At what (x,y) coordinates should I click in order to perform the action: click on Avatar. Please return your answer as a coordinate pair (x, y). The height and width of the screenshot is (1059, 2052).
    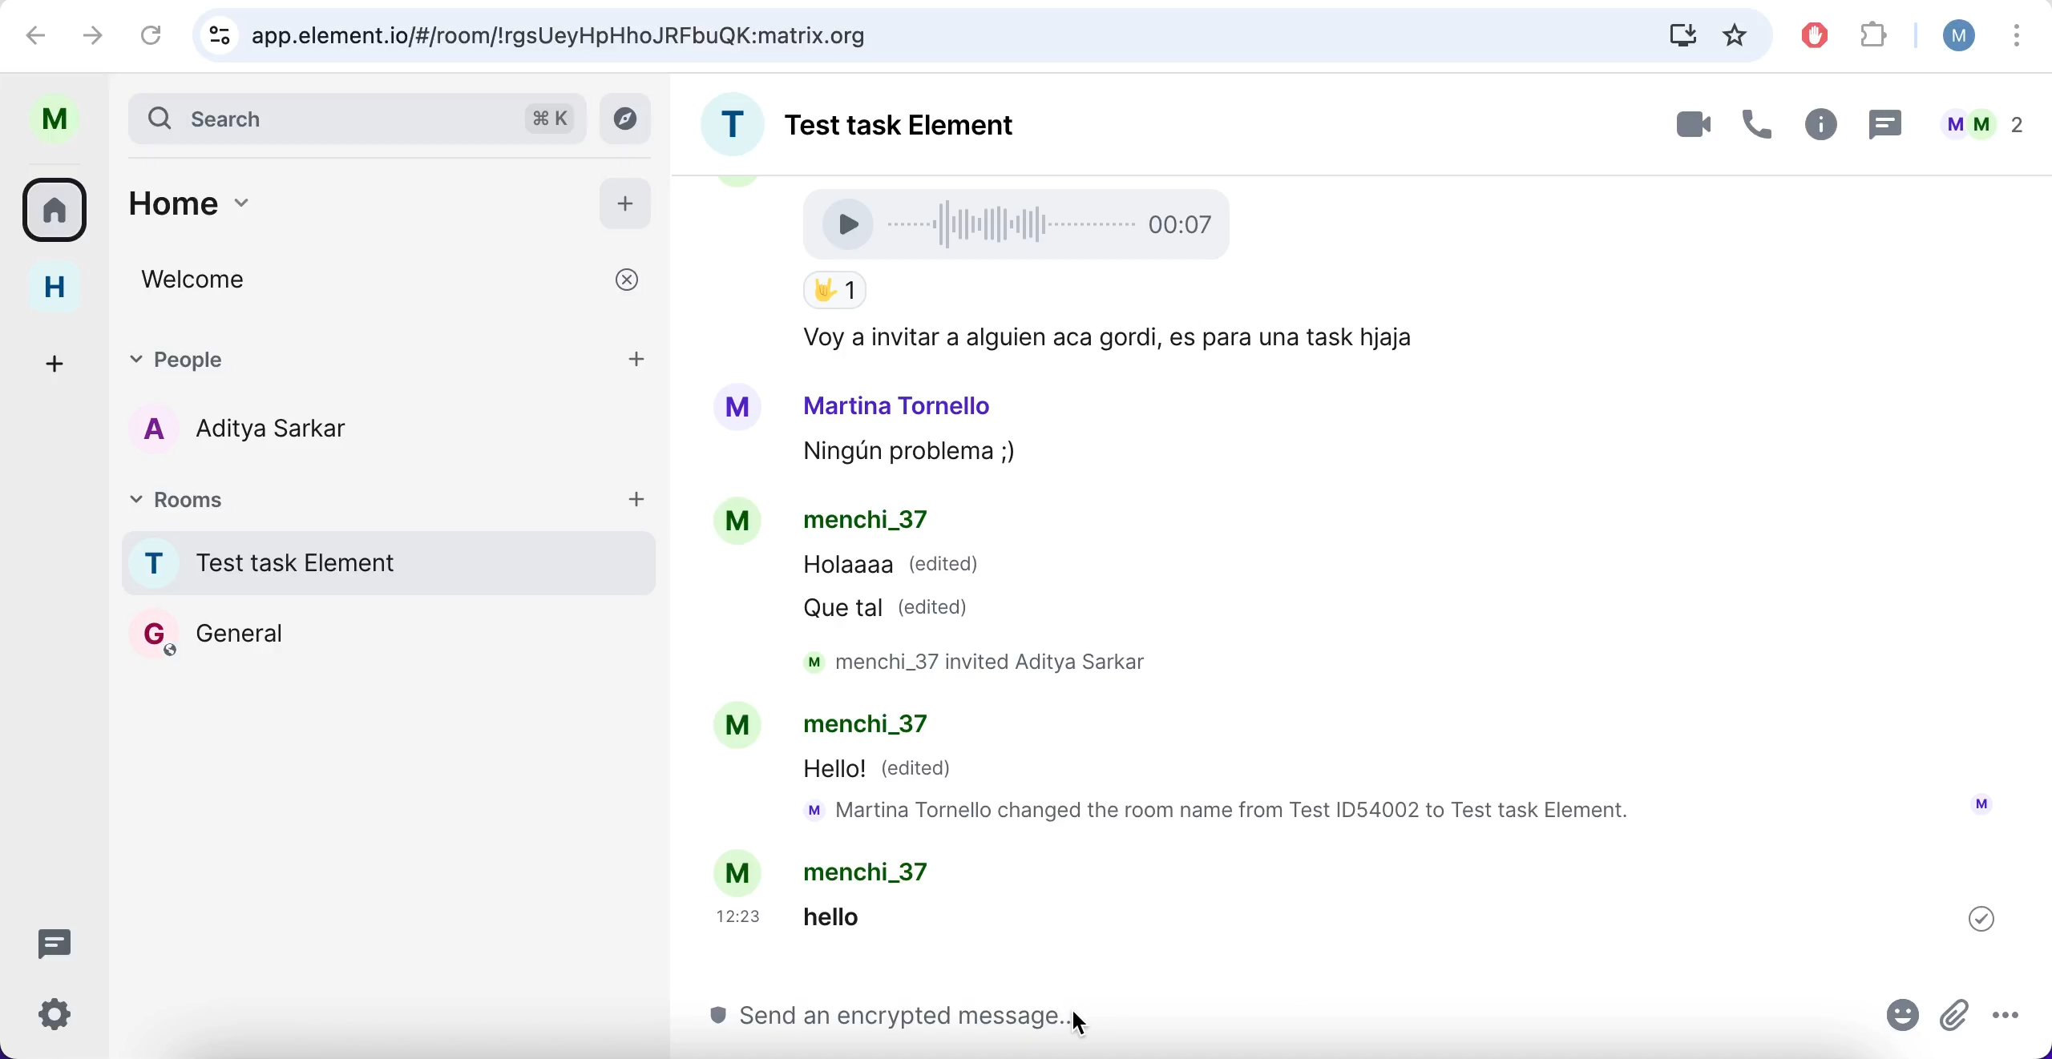
    Looking at the image, I should click on (736, 727).